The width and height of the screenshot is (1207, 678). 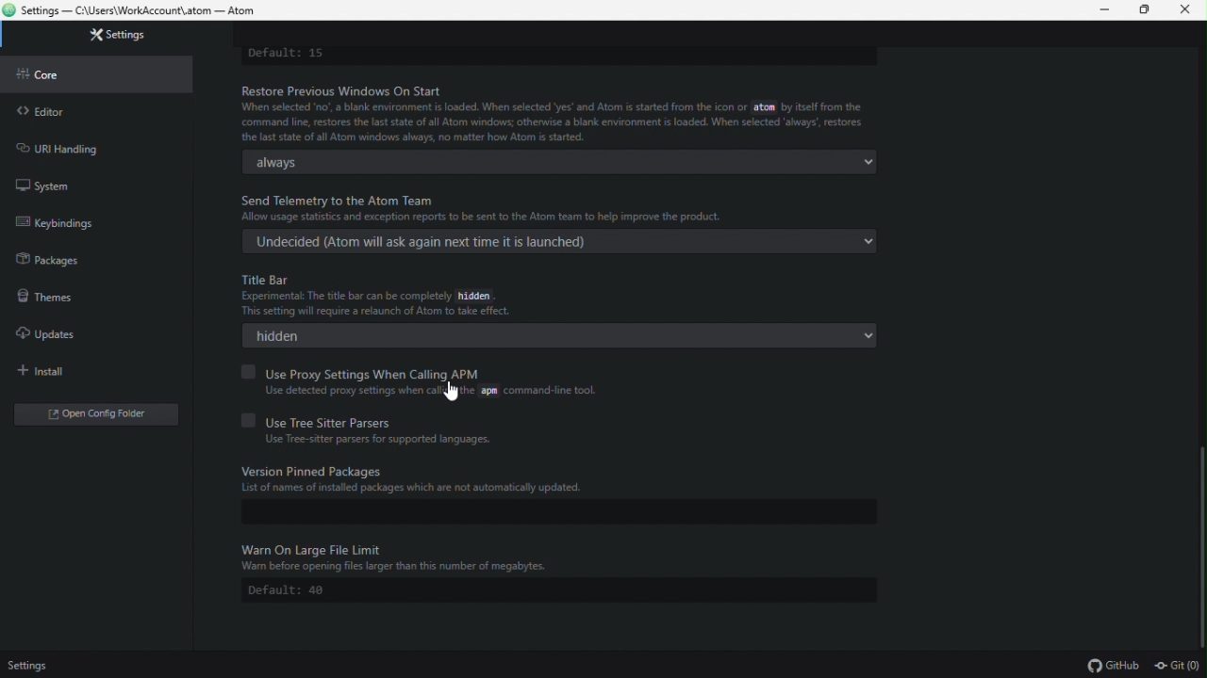 I want to click on editor, so click(x=100, y=107).